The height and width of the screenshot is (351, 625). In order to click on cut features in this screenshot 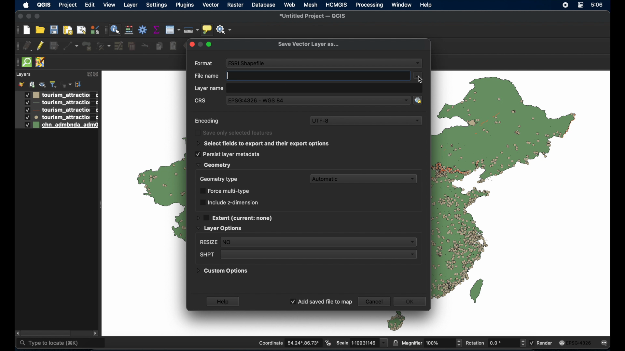, I will do `click(146, 45)`.